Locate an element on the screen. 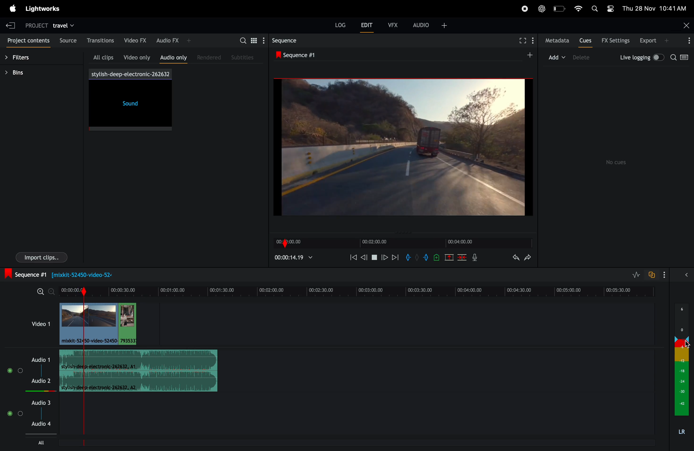 The height and width of the screenshot is (451, 694). play time is located at coordinates (295, 259).